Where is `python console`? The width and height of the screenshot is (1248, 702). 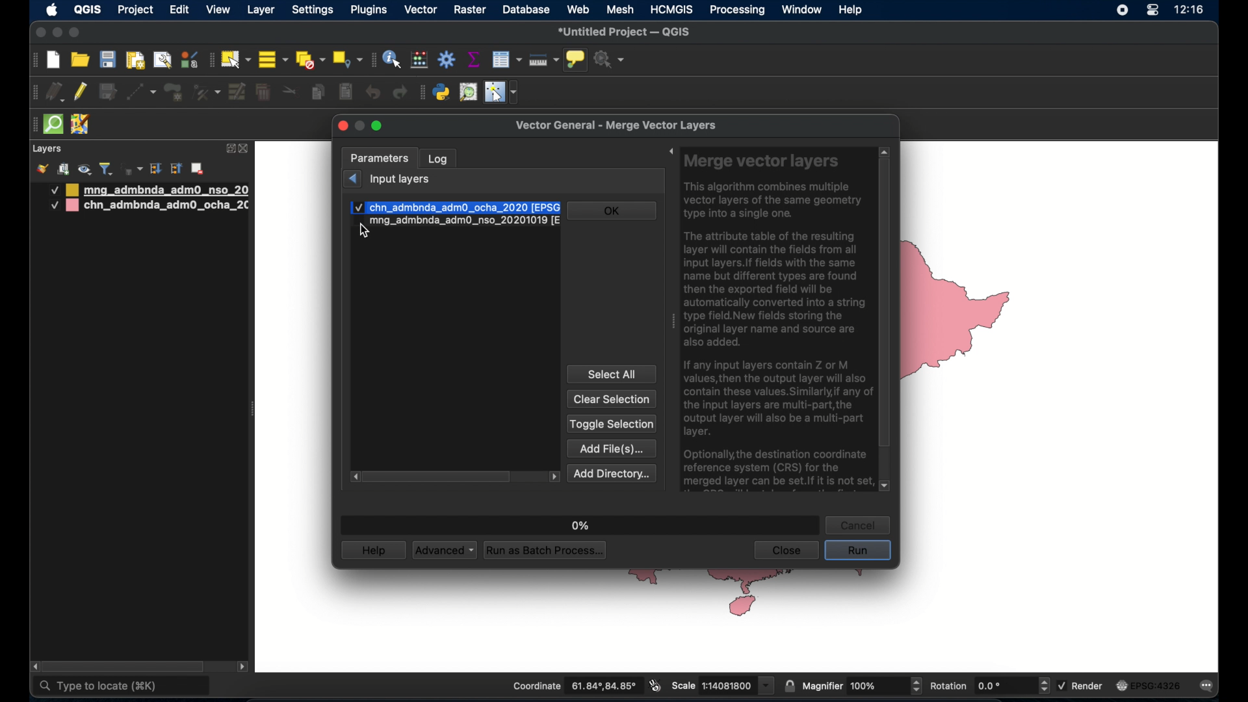 python console is located at coordinates (442, 93).